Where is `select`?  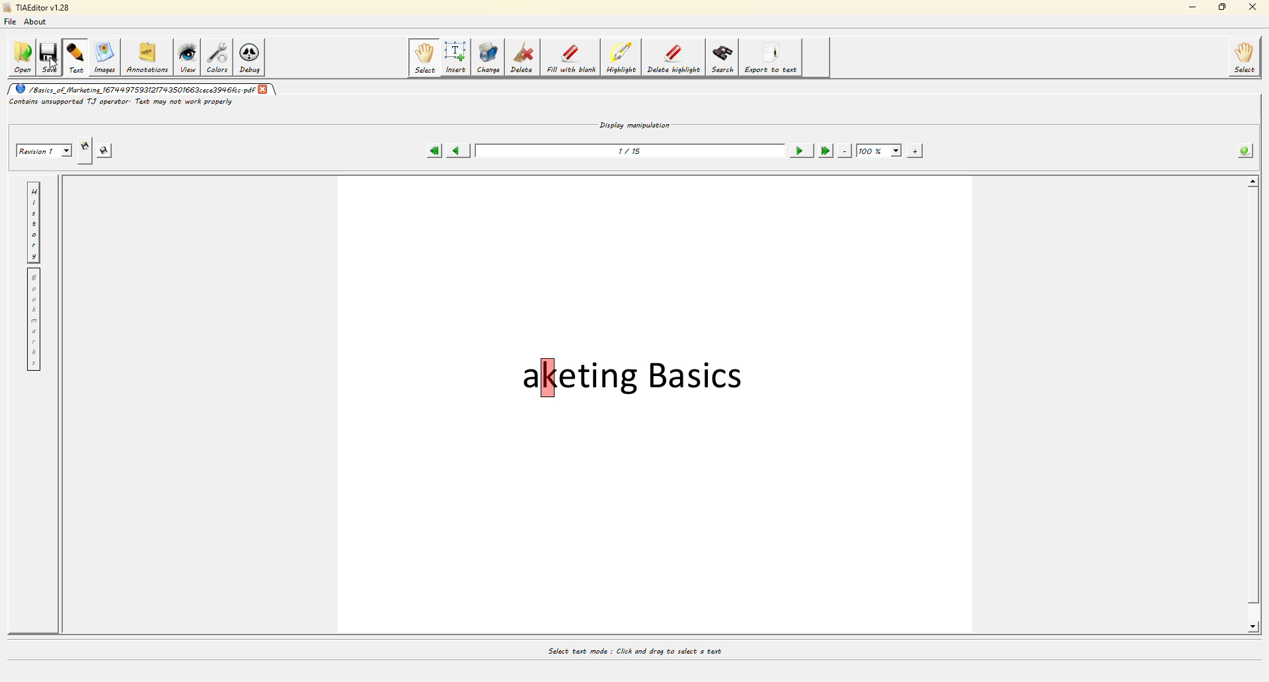 select is located at coordinates (424, 57).